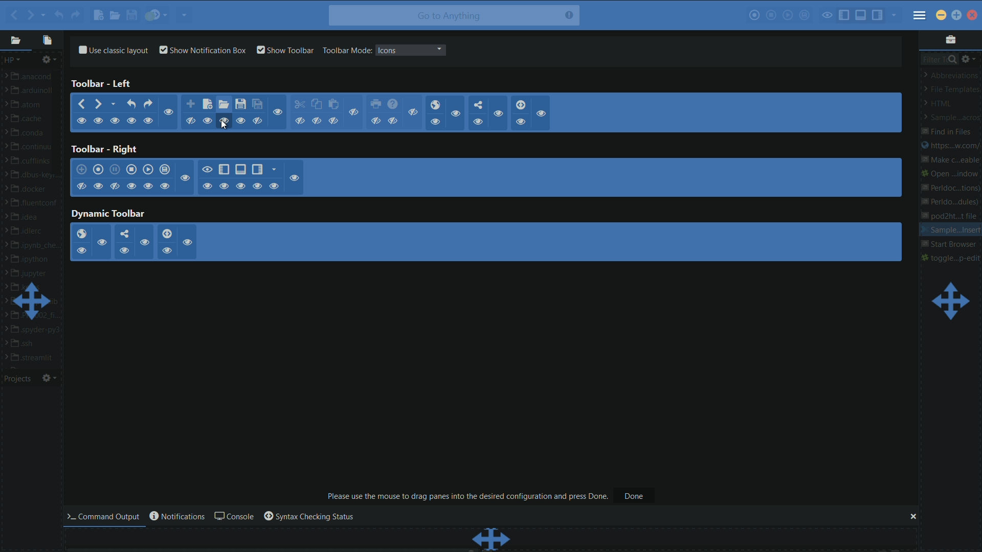 This screenshot has width=982, height=552. Describe the element at coordinates (58, 15) in the screenshot. I see `undo` at that location.